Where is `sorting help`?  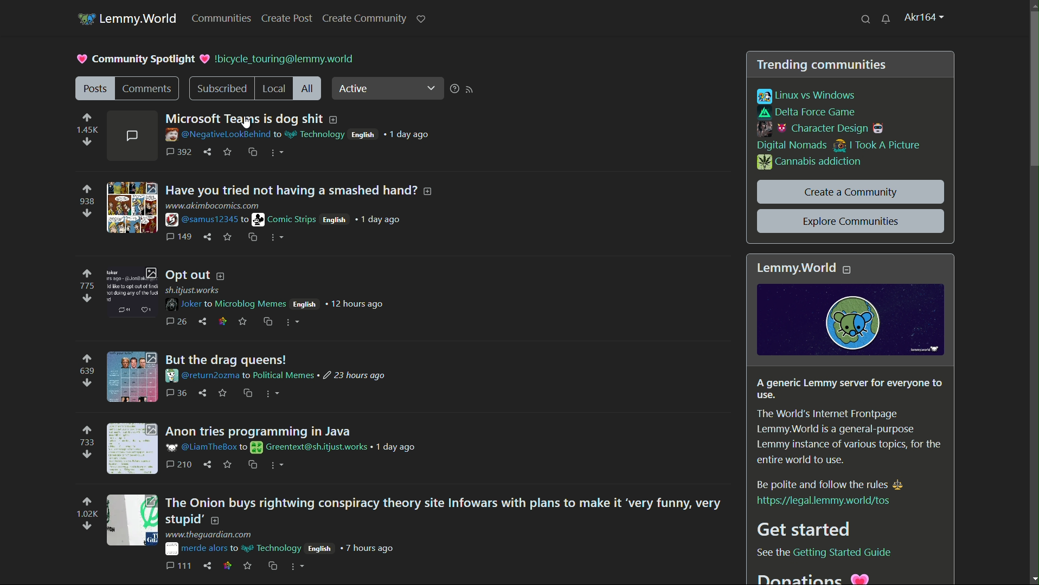 sorting help is located at coordinates (455, 90).